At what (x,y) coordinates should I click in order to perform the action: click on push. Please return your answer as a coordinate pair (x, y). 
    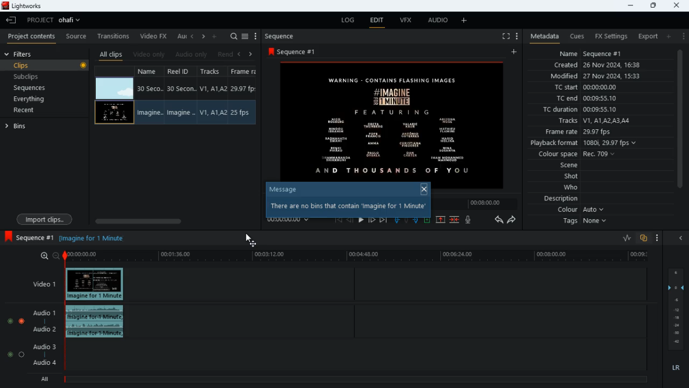
    Looking at the image, I should click on (416, 220).